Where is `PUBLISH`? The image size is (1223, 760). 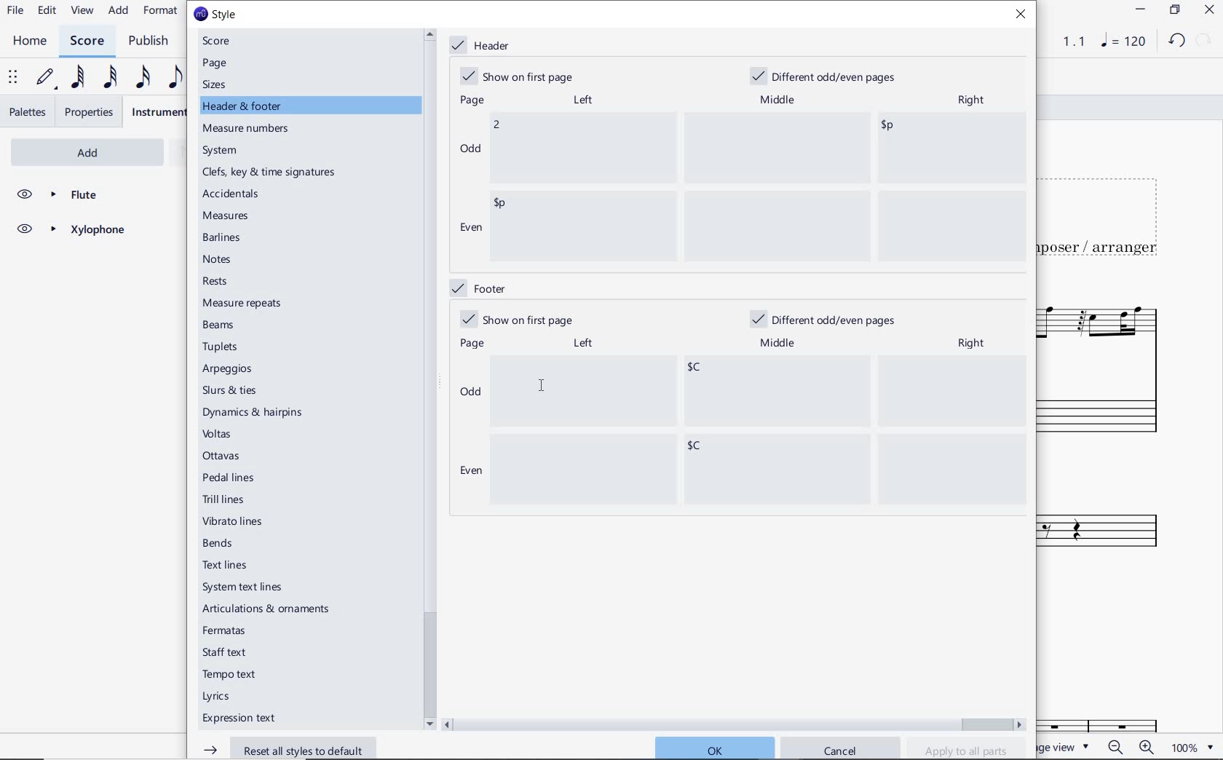
PUBLISH is located at coordinates (152, 41).